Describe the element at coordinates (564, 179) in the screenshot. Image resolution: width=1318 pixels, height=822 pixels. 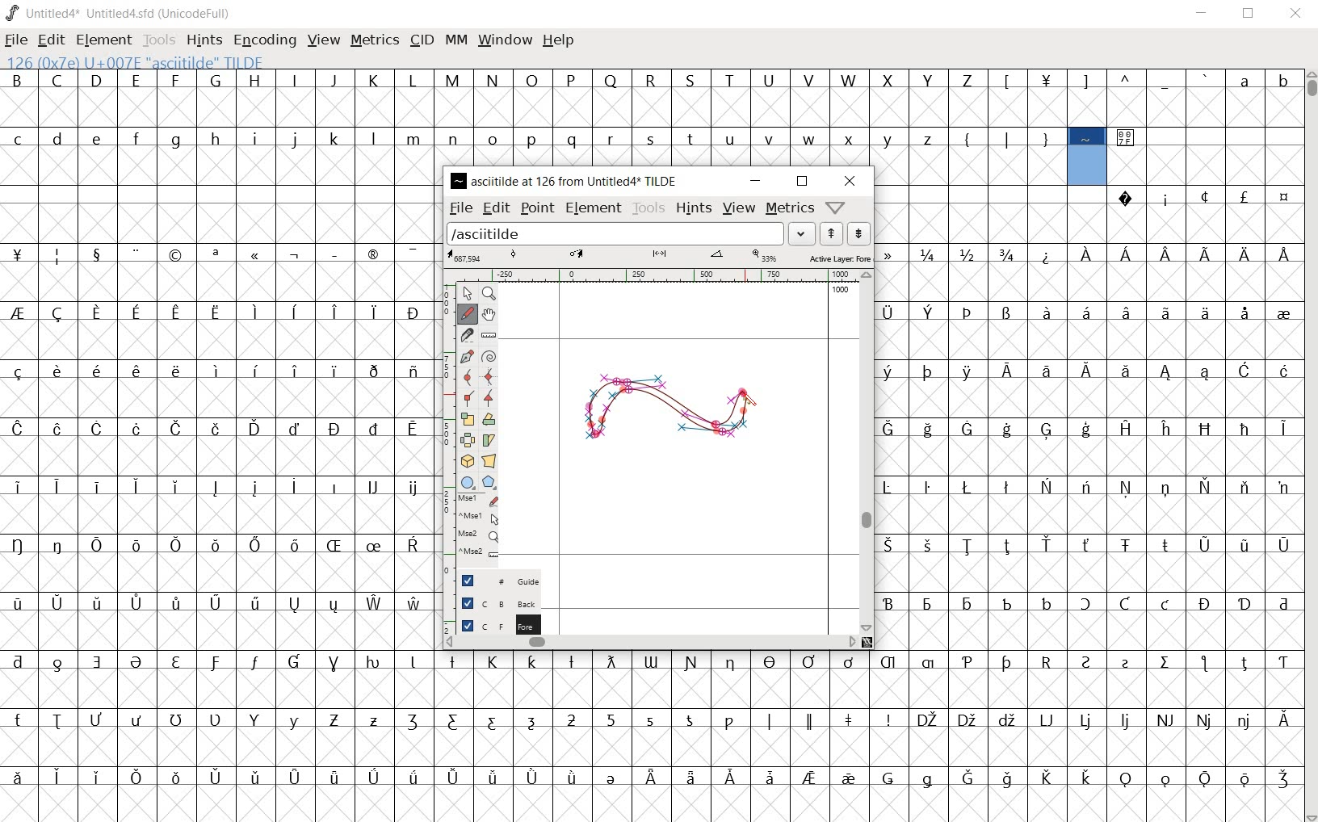
I see `ASCIITILDE AT 126 FROM UNTITLED4 TILDE` at that location.